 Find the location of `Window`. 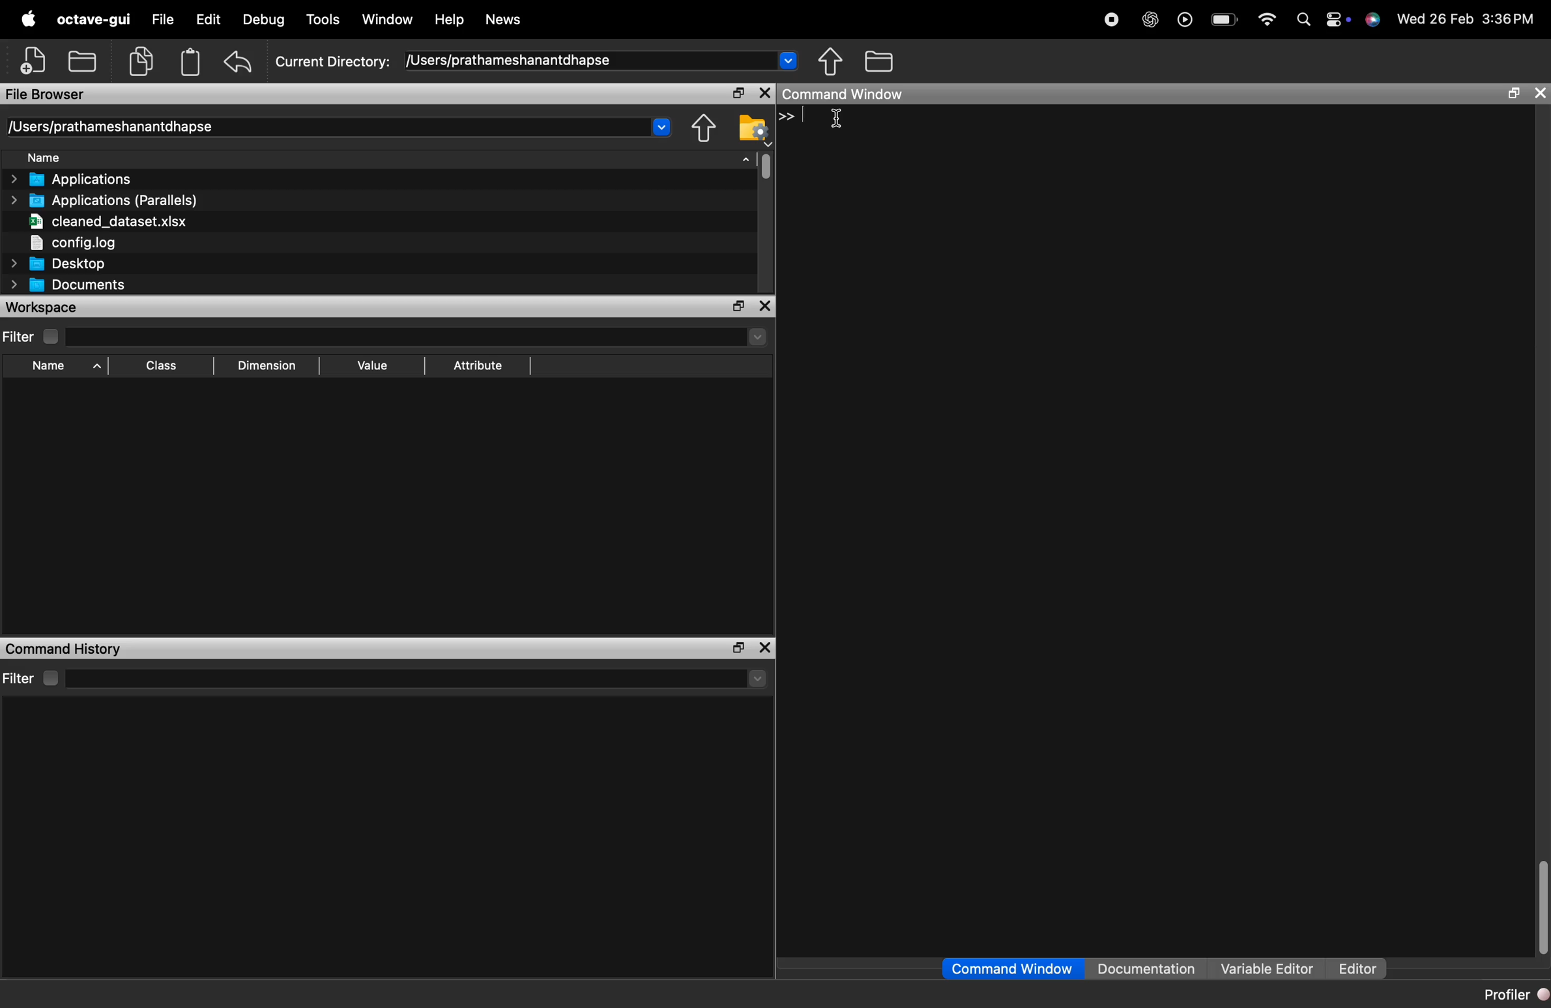

Window is located at coordinates (383, 20).